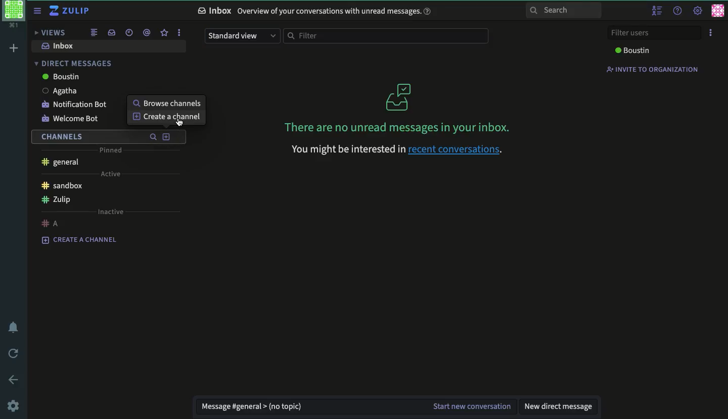 The width and height of the screenshot is (728, 419). Describe the element at coordinates (653, 70) in the screenshot. I see `invite to organization` at that location.